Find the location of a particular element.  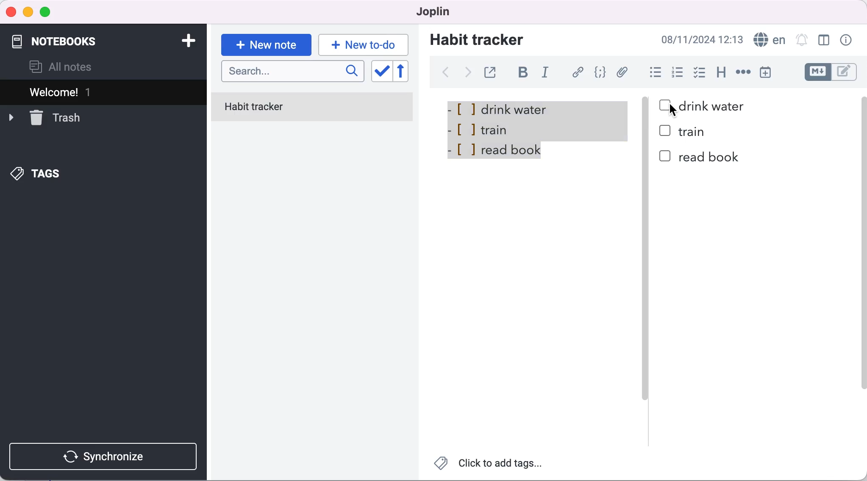

search is located at coordinates (293, 72).